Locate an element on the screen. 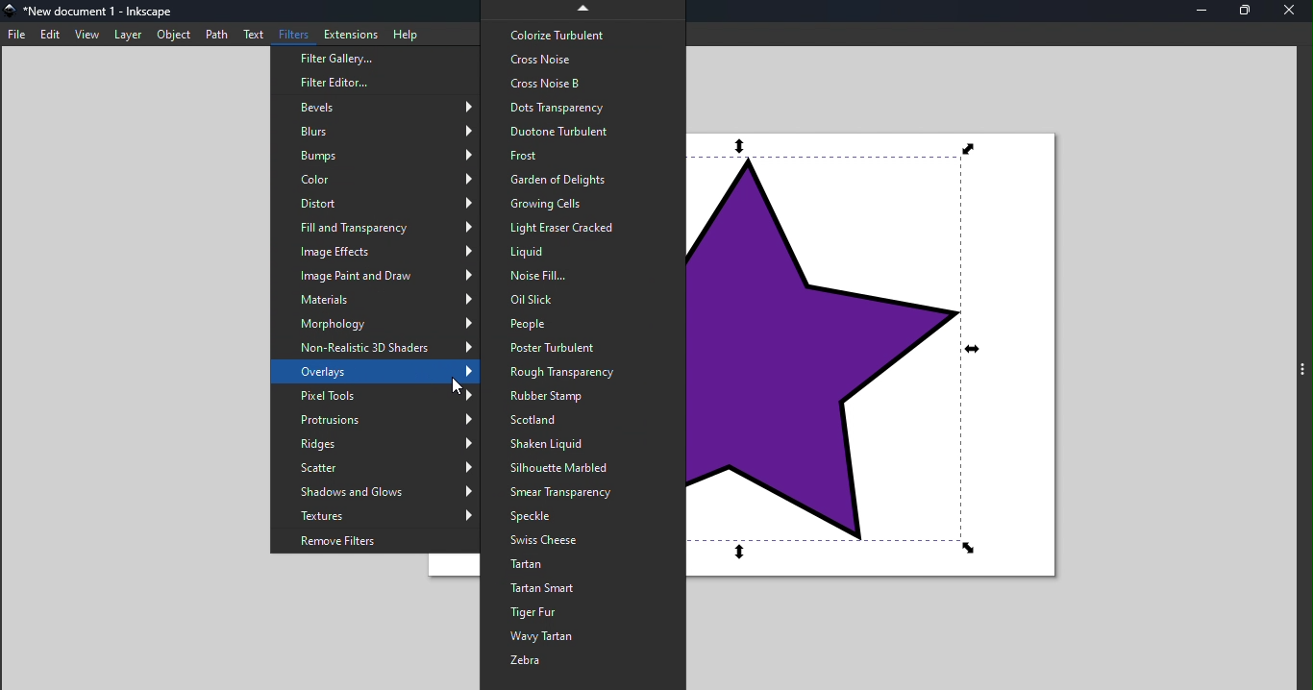 The image size is (1313, 690). Minimize is located at coordinates (1208, 12).